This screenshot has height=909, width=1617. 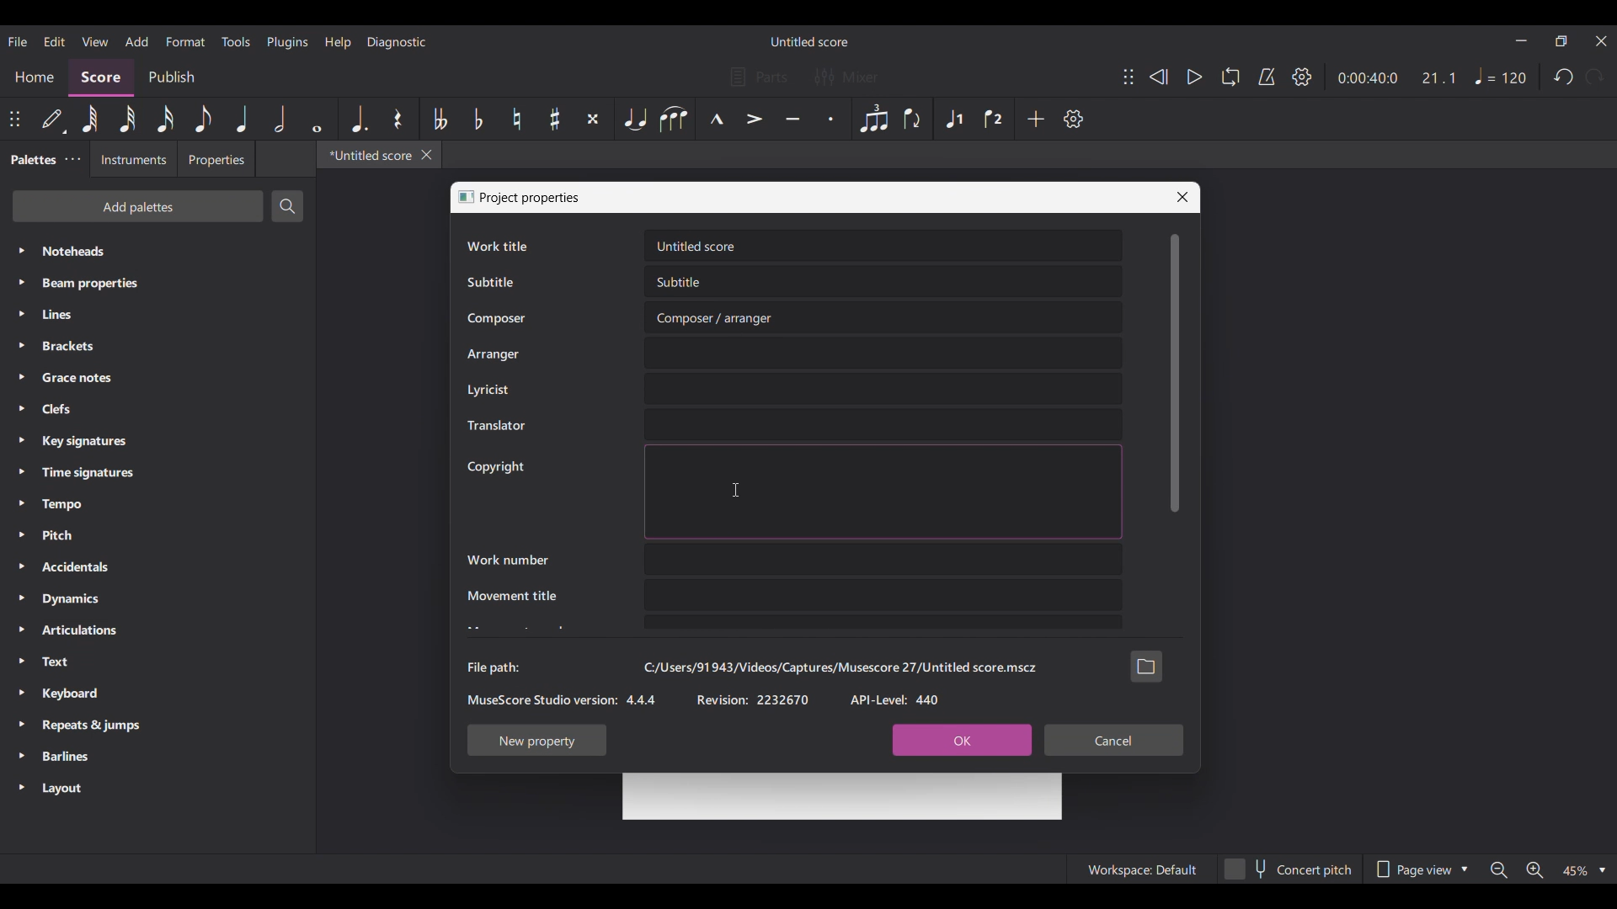 I want to click on Add palettes, so click(x=137, y=206).